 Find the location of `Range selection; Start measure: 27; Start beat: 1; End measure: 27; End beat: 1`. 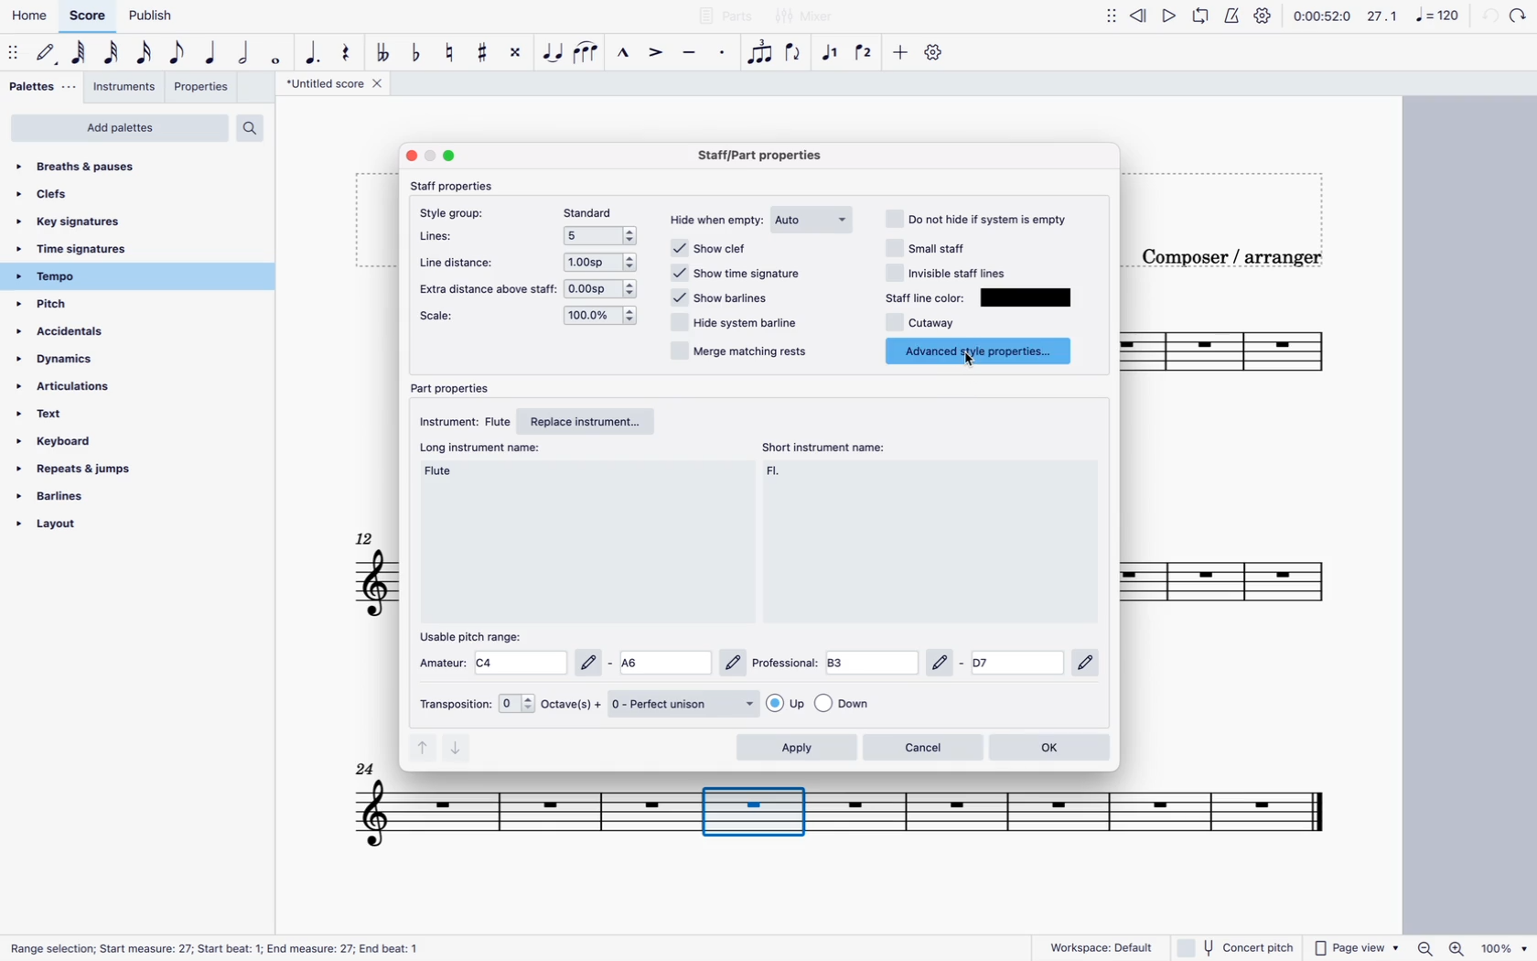

Range selection; Start measure: 27; Start beat: 1; End measure: 27; End beat: 1 is located at coordinates (218, 948).